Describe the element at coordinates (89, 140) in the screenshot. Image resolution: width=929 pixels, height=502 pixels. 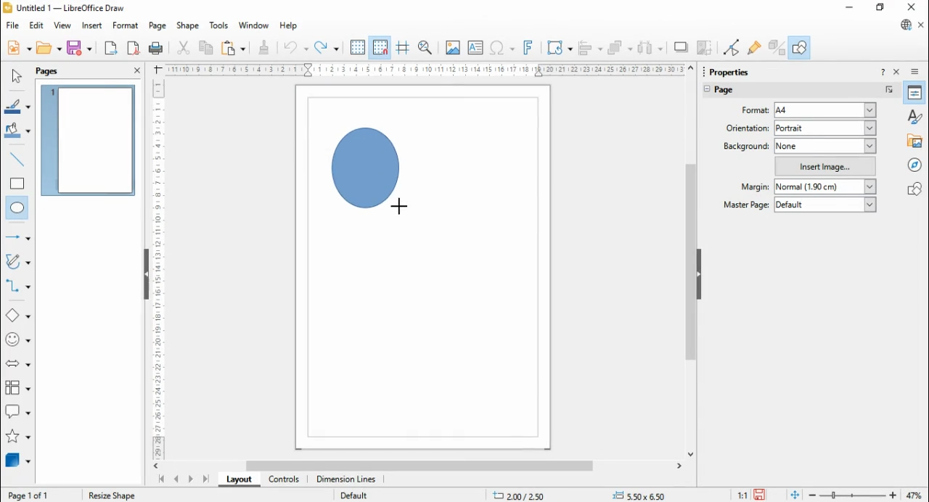
I see `page 1` at that location.